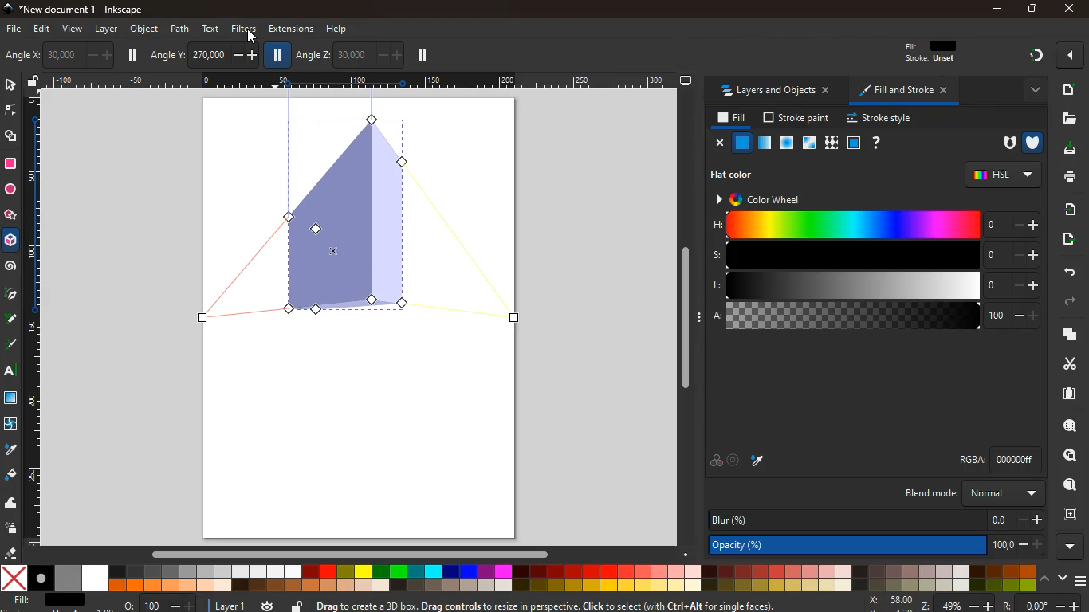 The width and height of the screenshot is (1089, 612). I want to click on filters, so click(241, 29).